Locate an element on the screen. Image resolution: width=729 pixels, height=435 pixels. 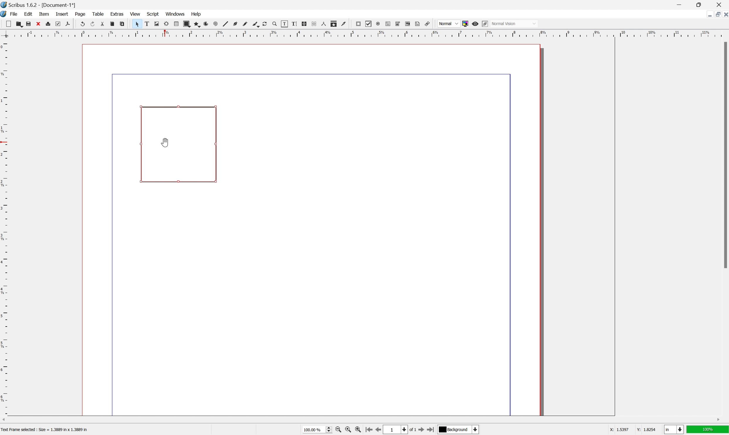
ruler is located at coordinates (363, 33).